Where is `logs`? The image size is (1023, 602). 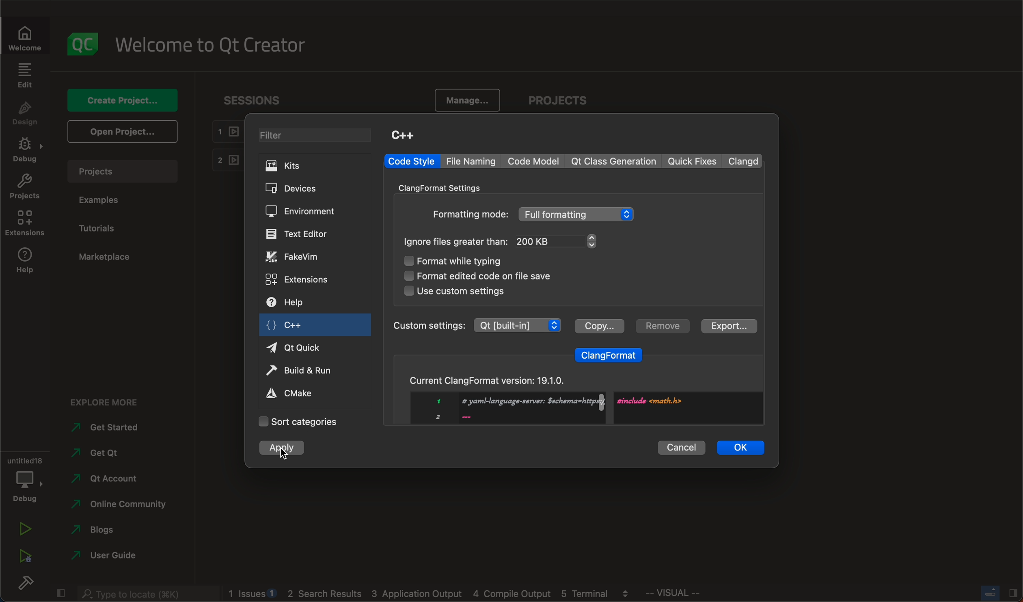 logs is located at coordinates (434, 594).